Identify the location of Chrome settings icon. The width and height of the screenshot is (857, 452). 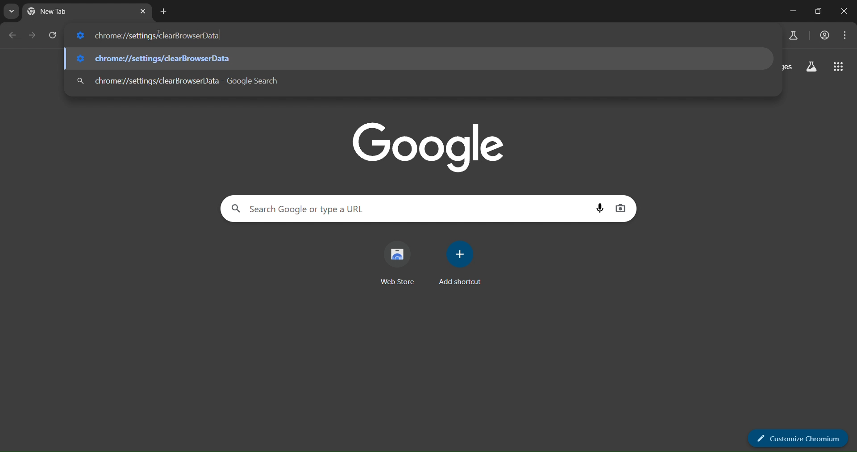
(80, 36).